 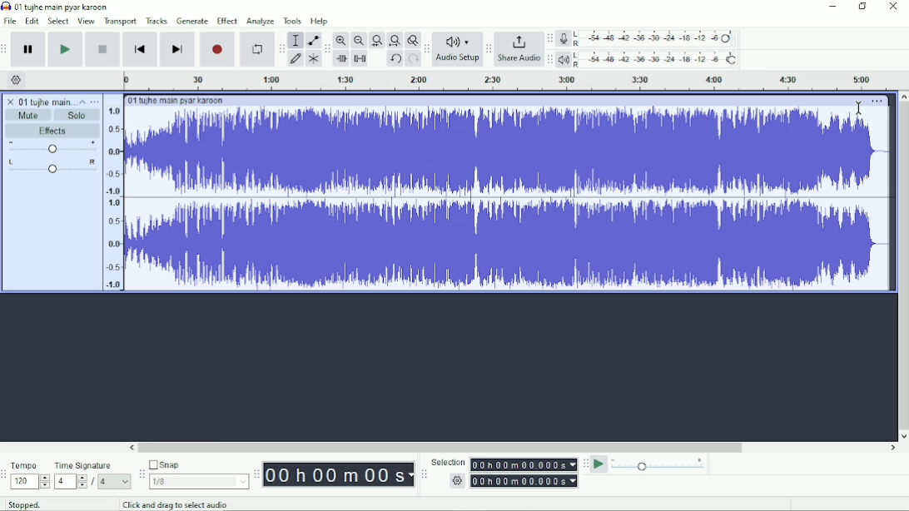 I want to click on Audacity logo, so click(x=6, y=7).